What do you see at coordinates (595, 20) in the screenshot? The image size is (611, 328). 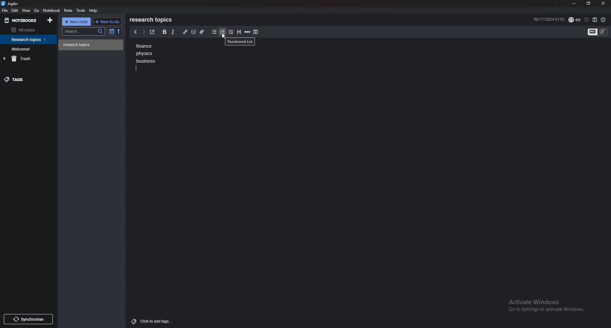 I see `toggle editor layout` at bounding box center [595, 20].